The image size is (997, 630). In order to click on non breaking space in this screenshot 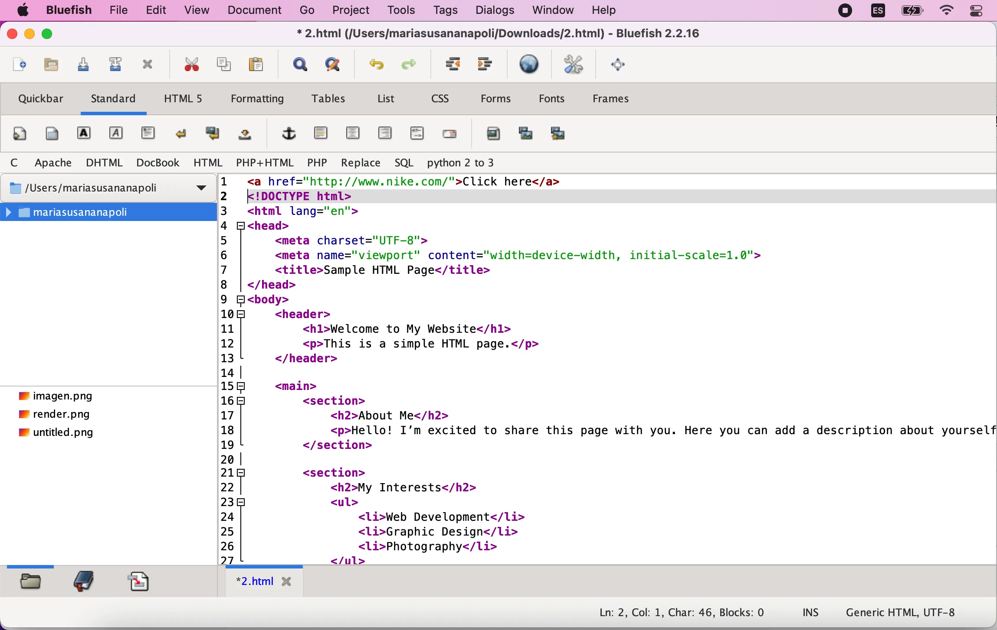, I will do `click(244, 137)`.